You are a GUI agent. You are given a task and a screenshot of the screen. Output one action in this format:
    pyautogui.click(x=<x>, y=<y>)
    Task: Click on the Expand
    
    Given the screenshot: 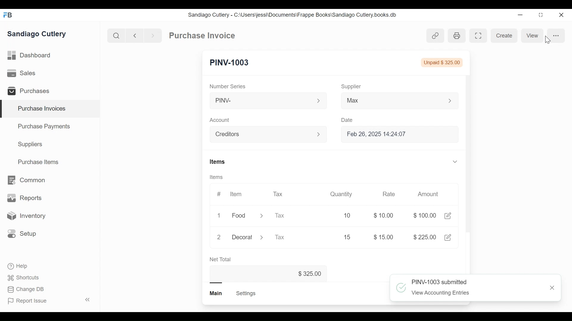 What is the action you would take?
    pyautogui.click(x=322, y=135)
    